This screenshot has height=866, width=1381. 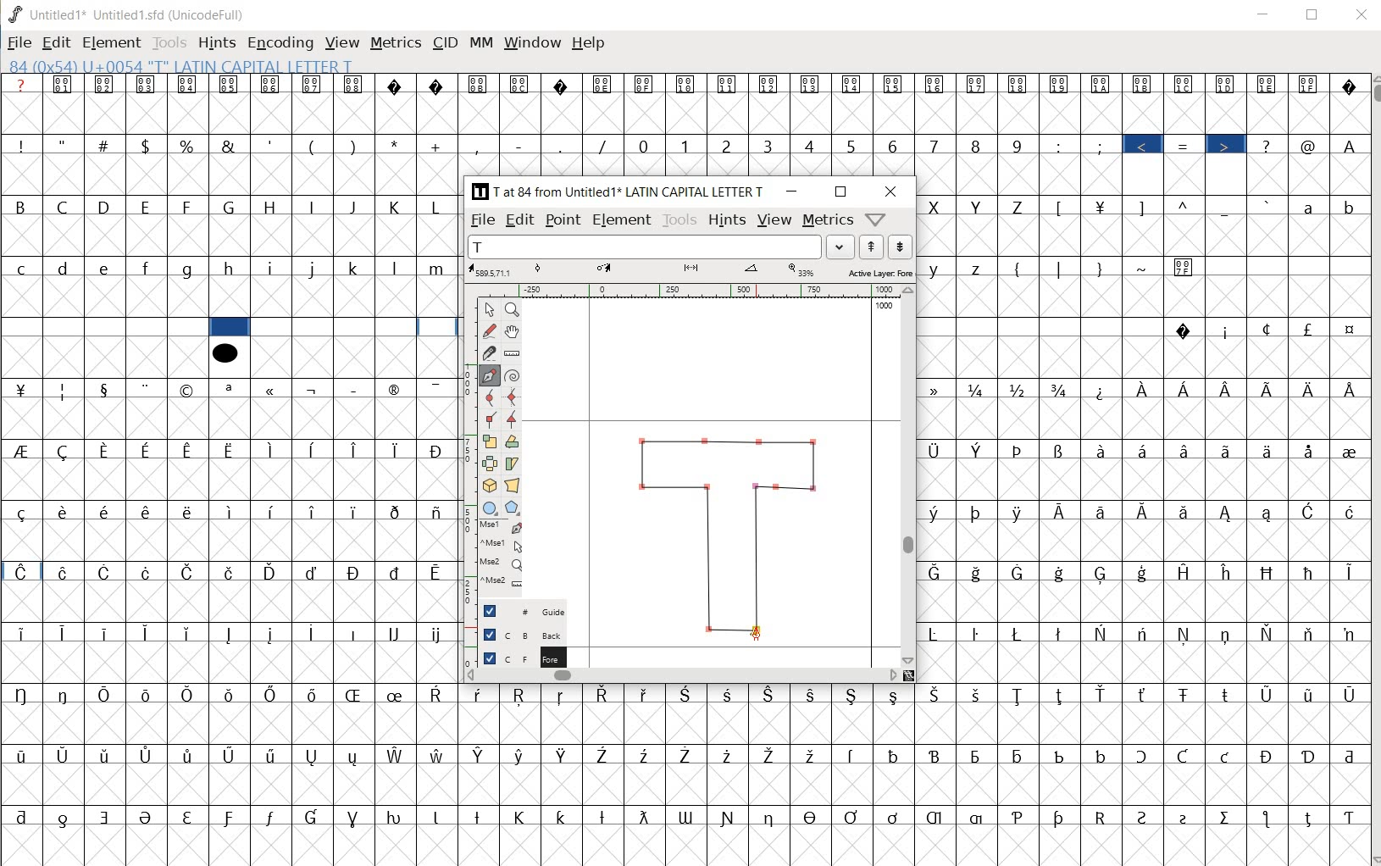 What do you see at coordinates (273, 86) in the screenshot?
I see `Symbol` at bounding box center [273, 86].